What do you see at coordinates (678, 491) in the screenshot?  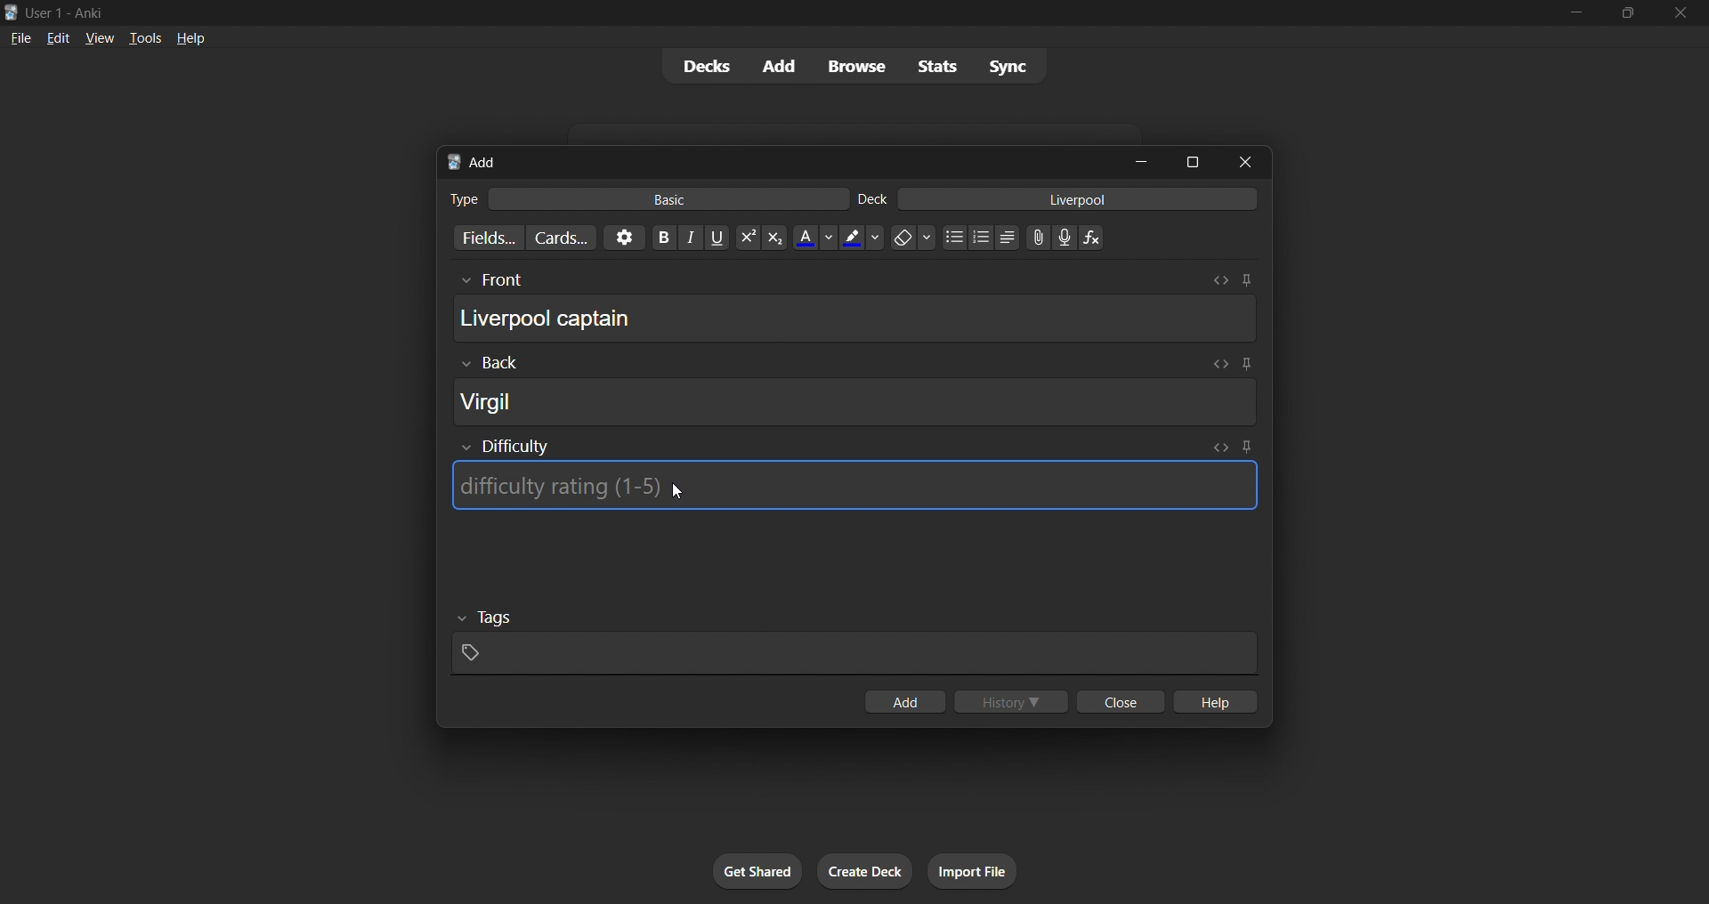 I see `Cursor` at bounding box center [678, 491].